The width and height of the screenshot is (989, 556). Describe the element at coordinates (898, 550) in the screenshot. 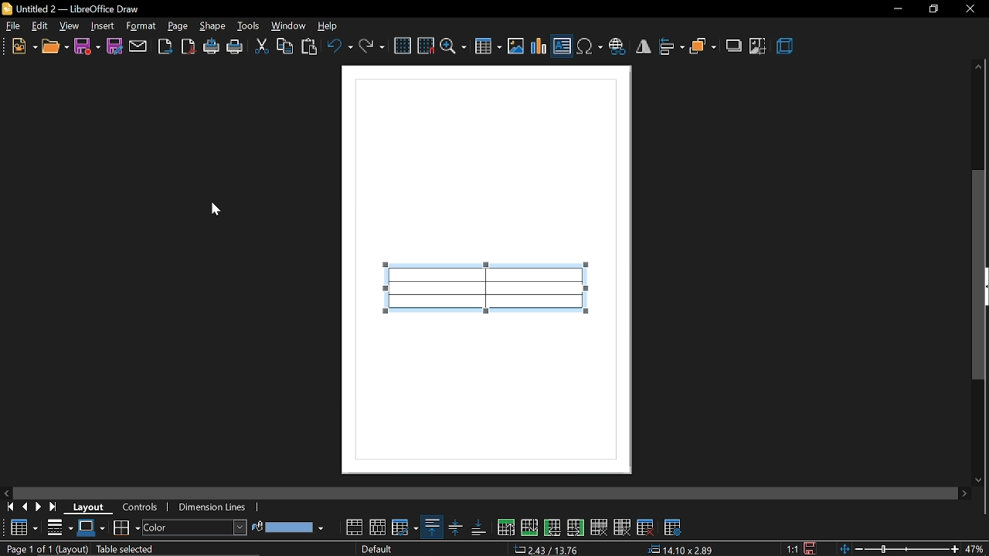

I see `zoom change` at that location.